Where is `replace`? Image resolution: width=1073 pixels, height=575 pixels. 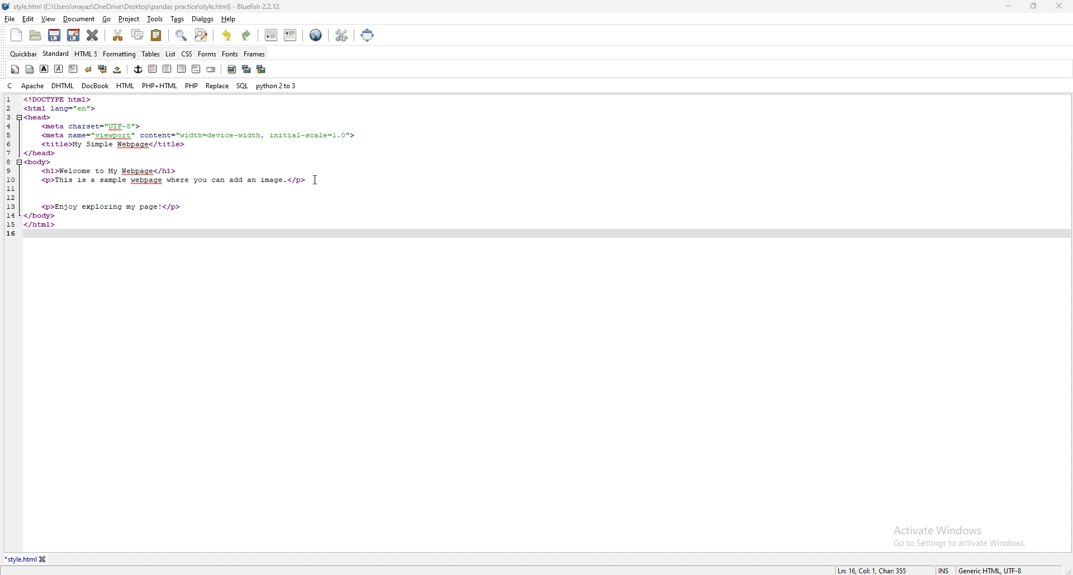
replace is located at coordinates (217, 86).